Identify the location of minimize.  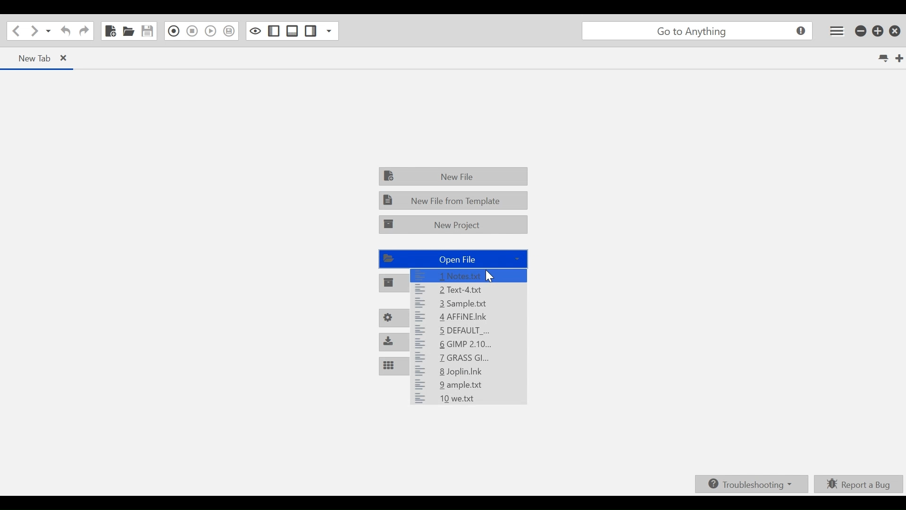
(860, 31).